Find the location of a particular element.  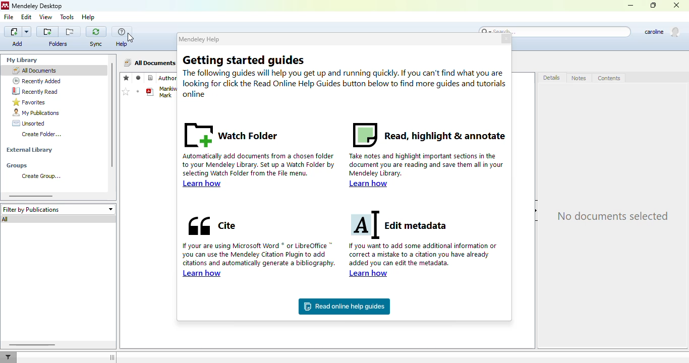

watch folder is located at coordinates (231, 135).